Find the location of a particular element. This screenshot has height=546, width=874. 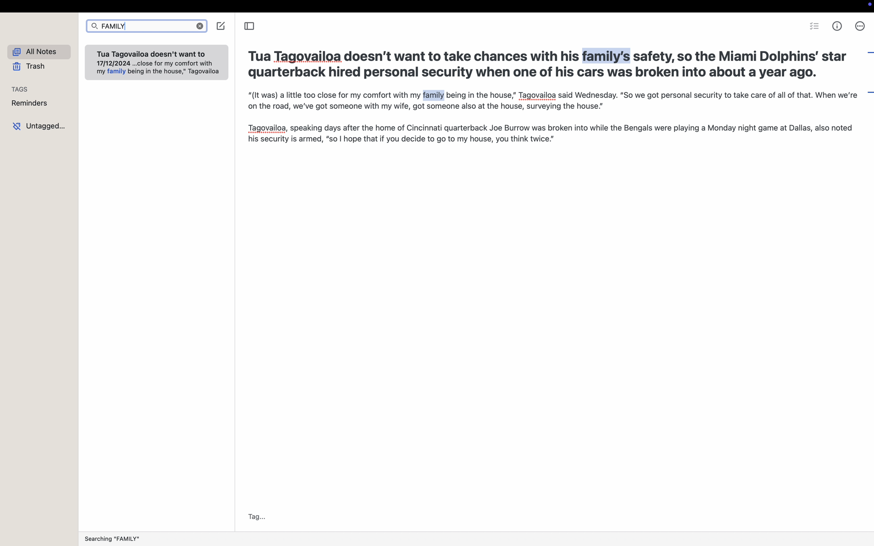

trash is located at coordinates (30, 67).